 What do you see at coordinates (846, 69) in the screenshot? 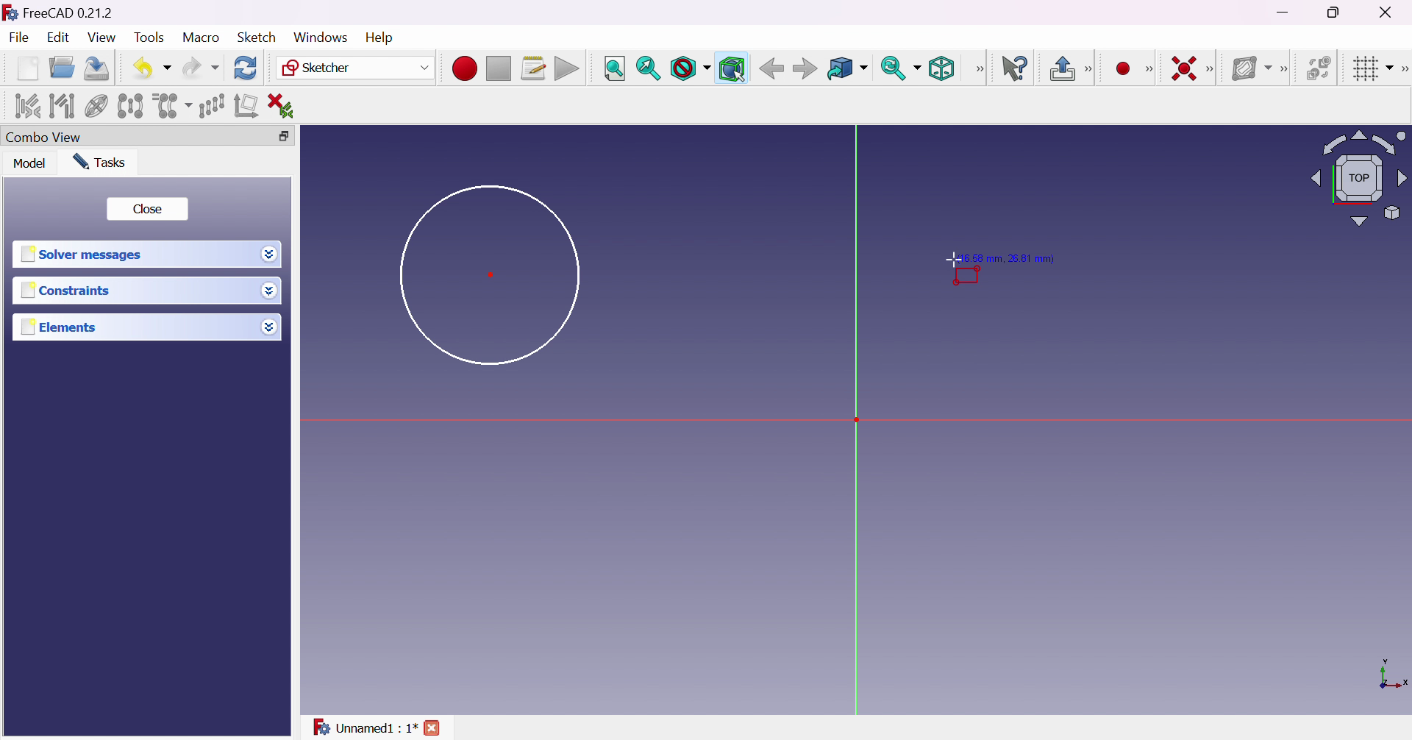
I see `Go to linked object` at bounding box center [846, 69].